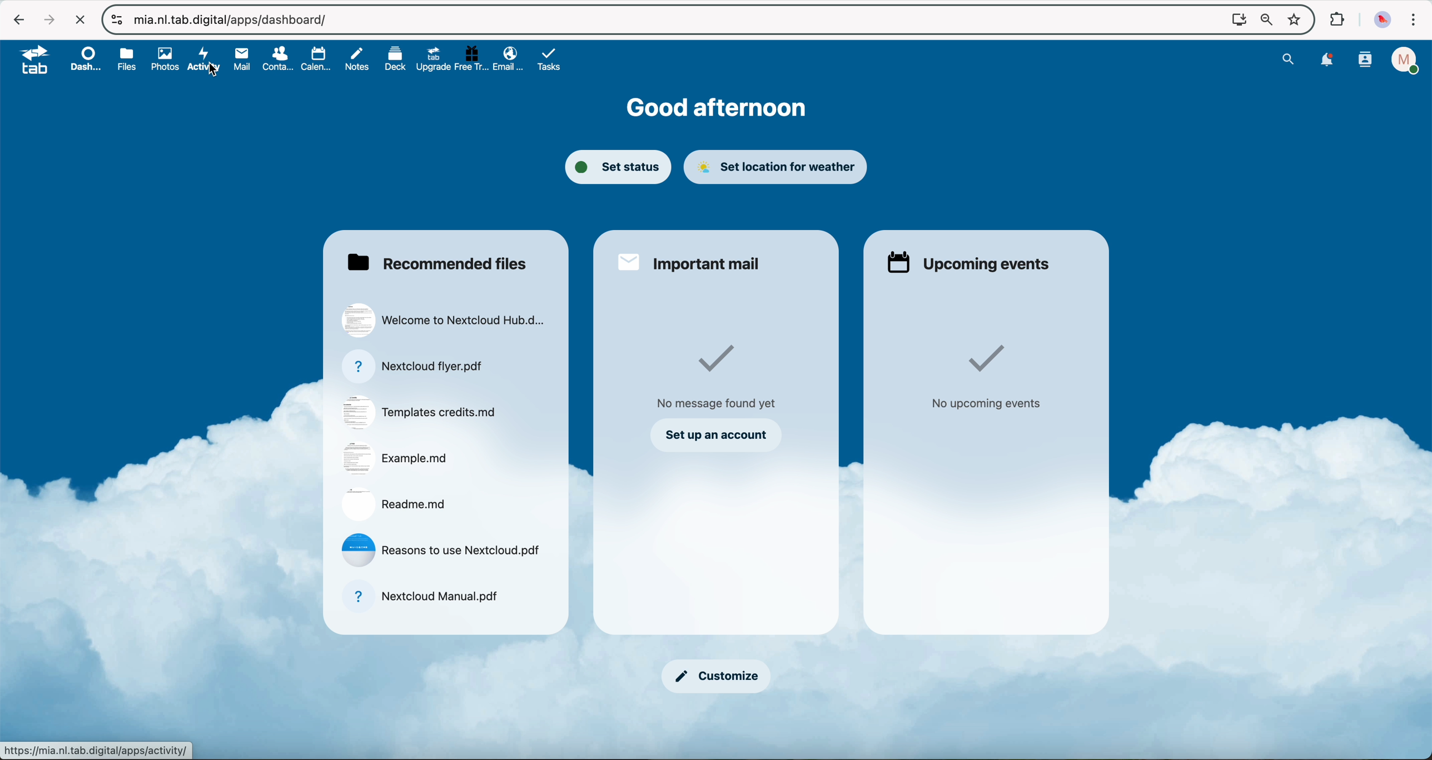 The image size is (1432, 760). I want to click on search, so click(1288, 59).